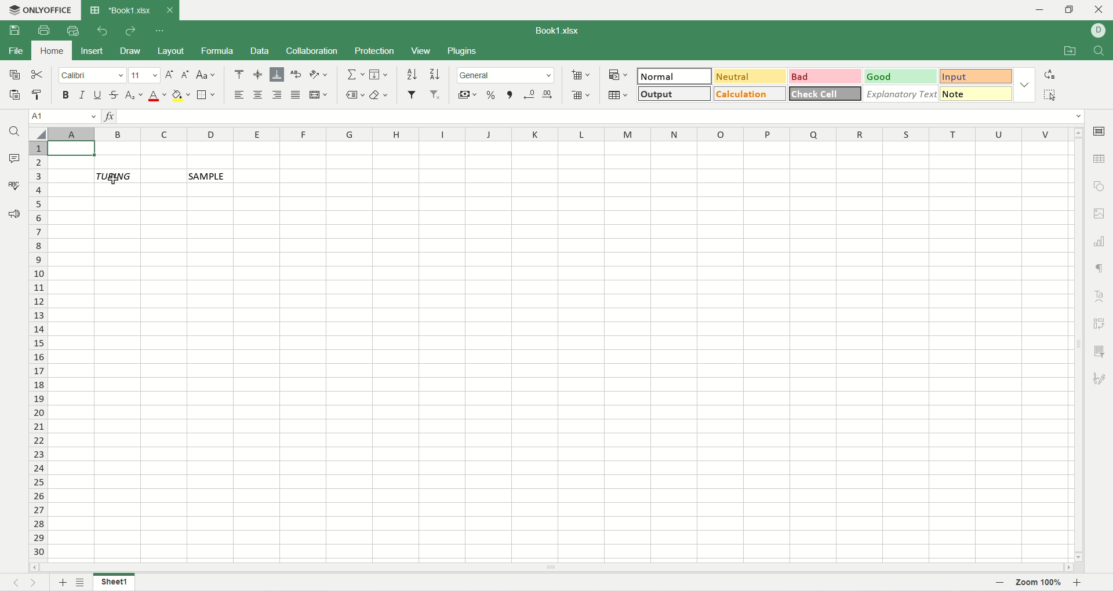 This screenshot has height=592, width=1113. I want to click on find, so click(1099, 51).